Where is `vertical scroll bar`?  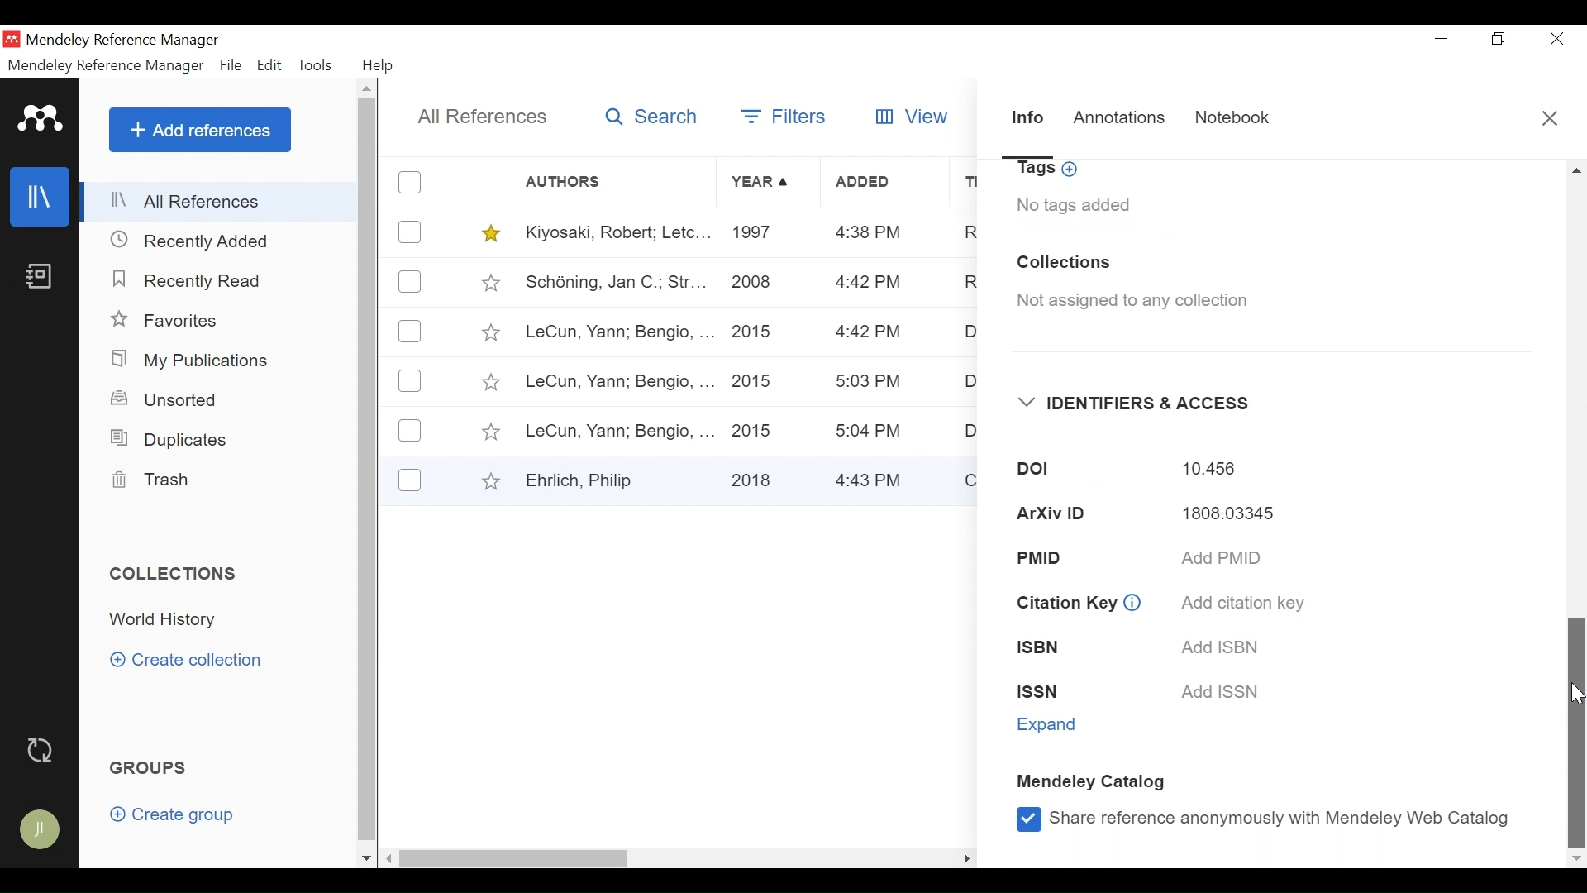
vertical scroll bar is located at coordinates (366, 470).